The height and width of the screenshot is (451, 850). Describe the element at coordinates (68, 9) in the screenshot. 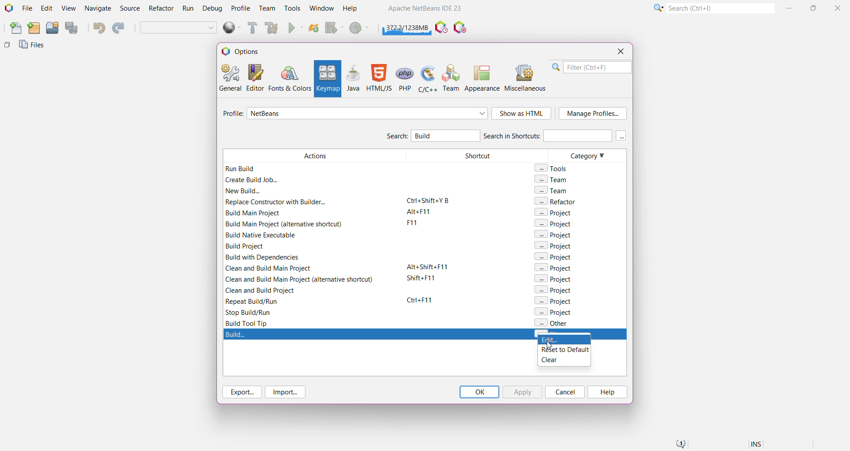

I see `View` at that location.